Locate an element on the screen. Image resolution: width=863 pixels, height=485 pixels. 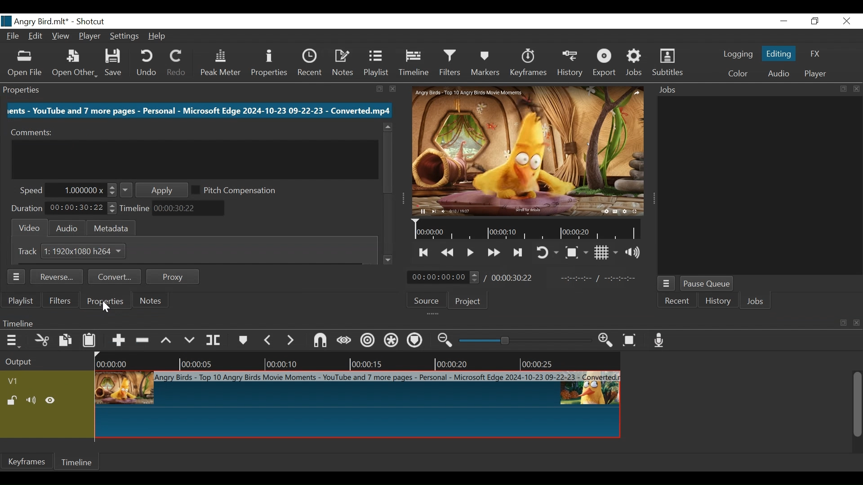
Jobs Panel is located at coordinates (759, 187).